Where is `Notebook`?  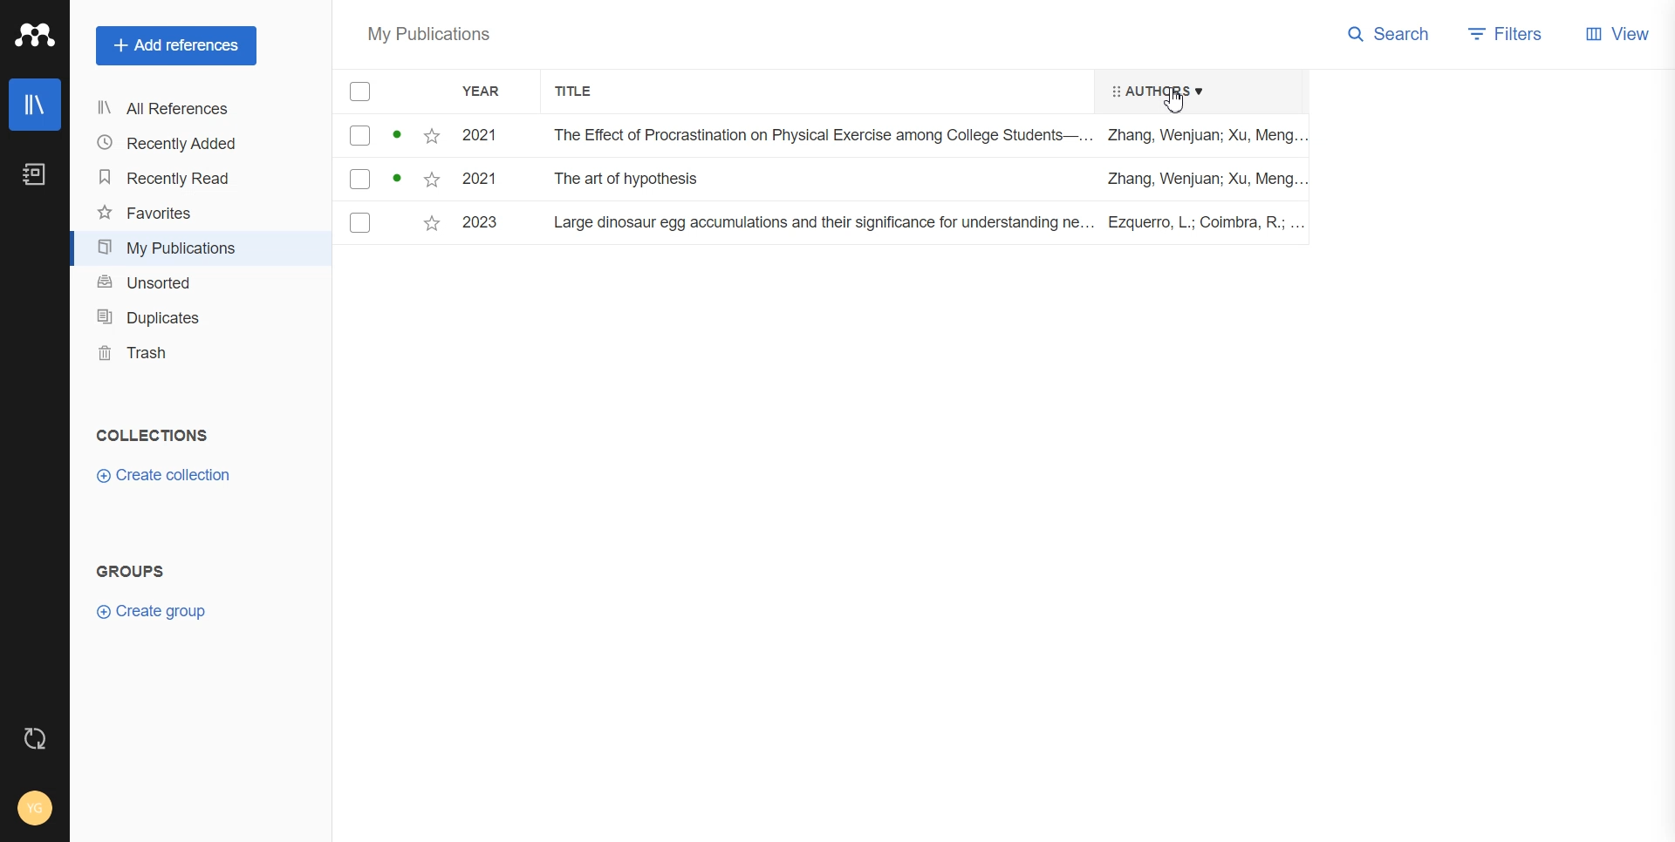
Notebook is located at coordinates (36, 174).